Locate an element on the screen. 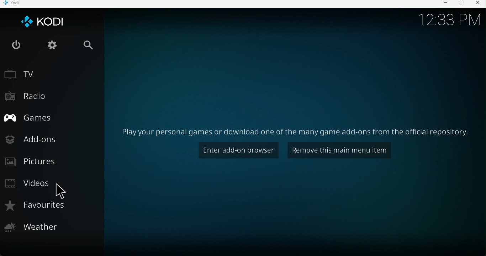 The height and width of the screenshot is (256, 486). Add-ons is located at coordinates (35, 139).